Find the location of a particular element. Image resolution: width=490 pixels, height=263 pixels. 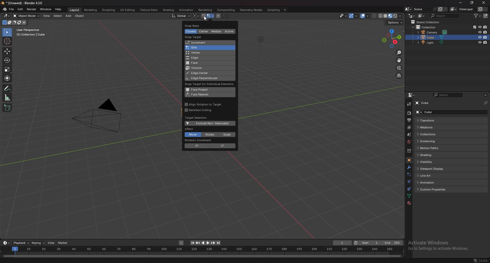

edge center is located at coordinates (203, 73).